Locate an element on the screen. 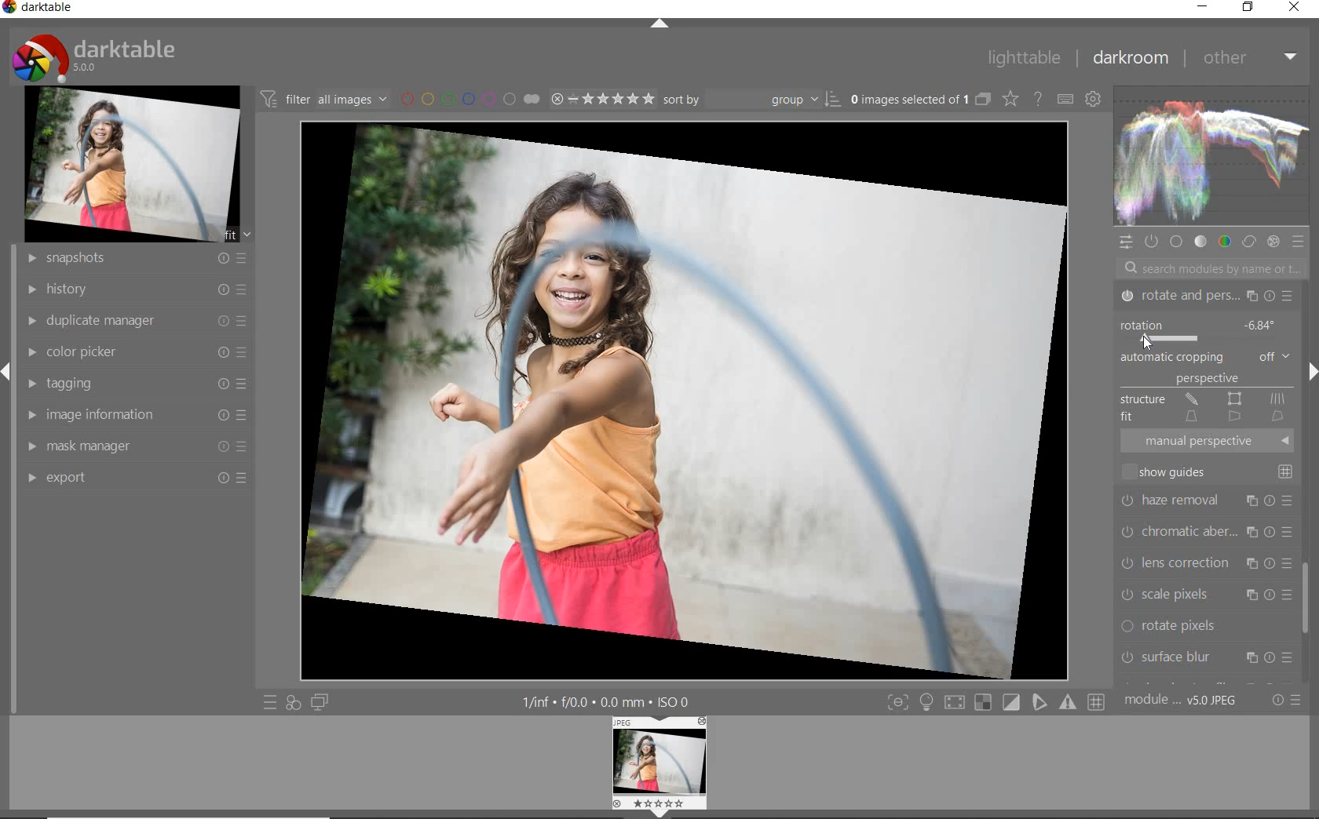  module order is located at coordinates (1182, 701).